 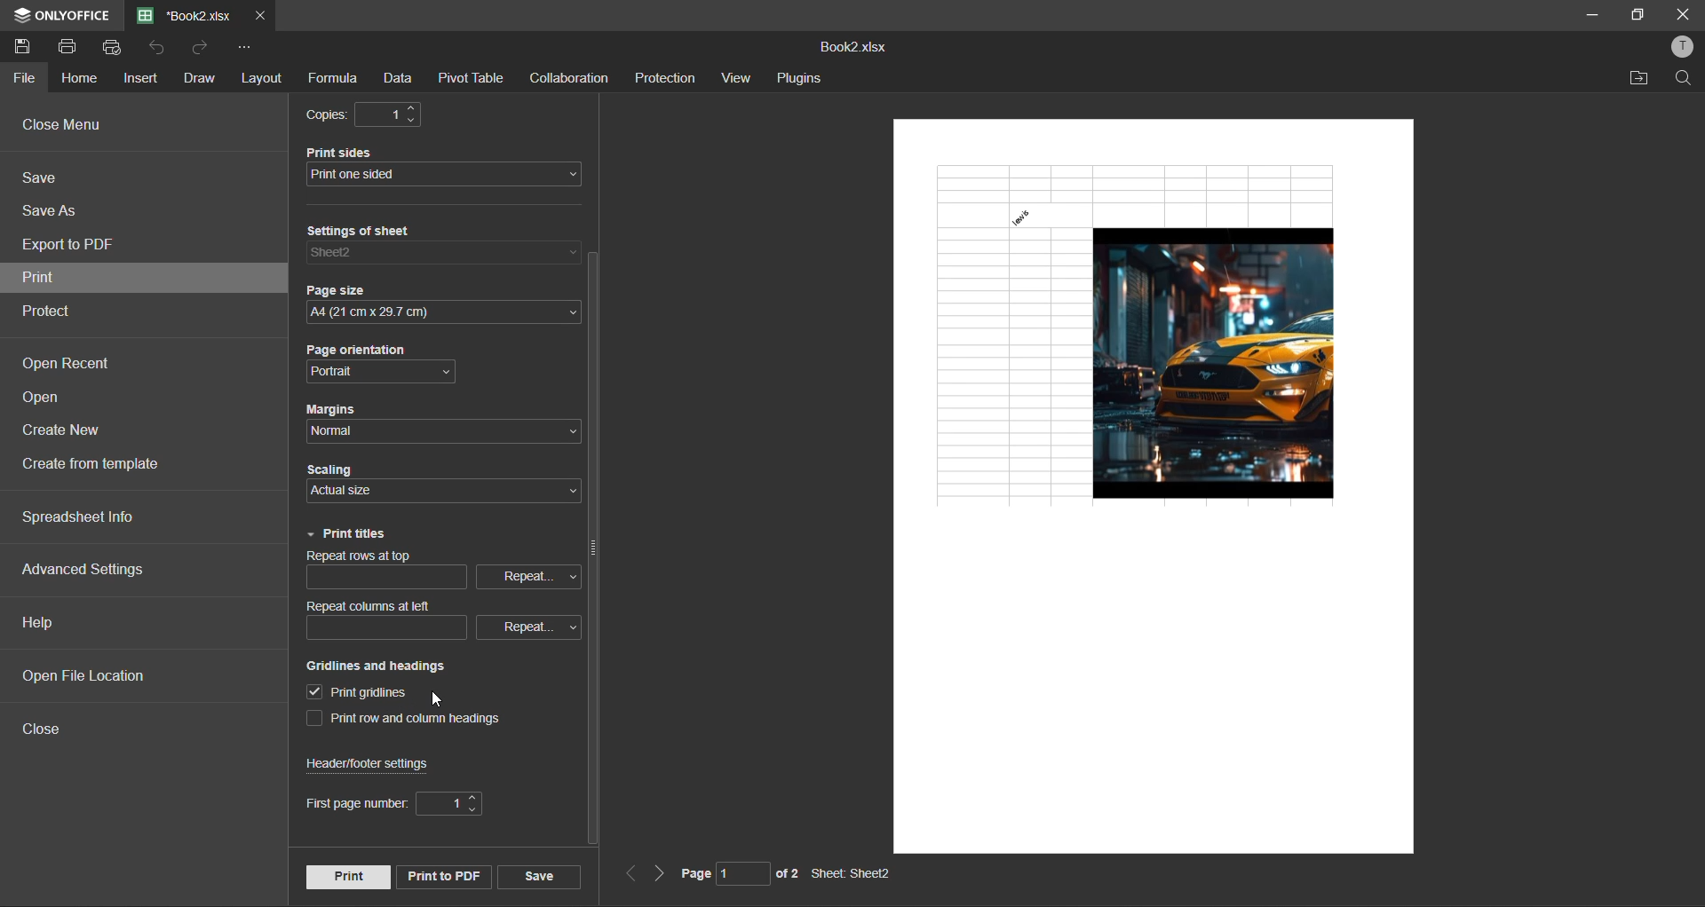 What do you see at coordinates (100, 467) in the screenshot?
I see `create from template ` at bounding box center [100, 467].